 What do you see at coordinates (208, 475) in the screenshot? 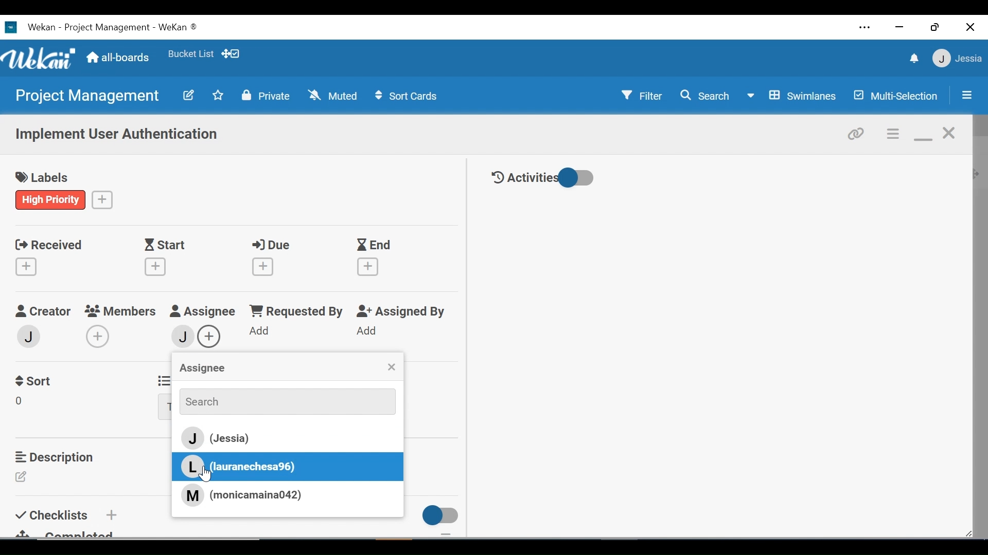
I see `Cursor` at bounding box center [208, 475].